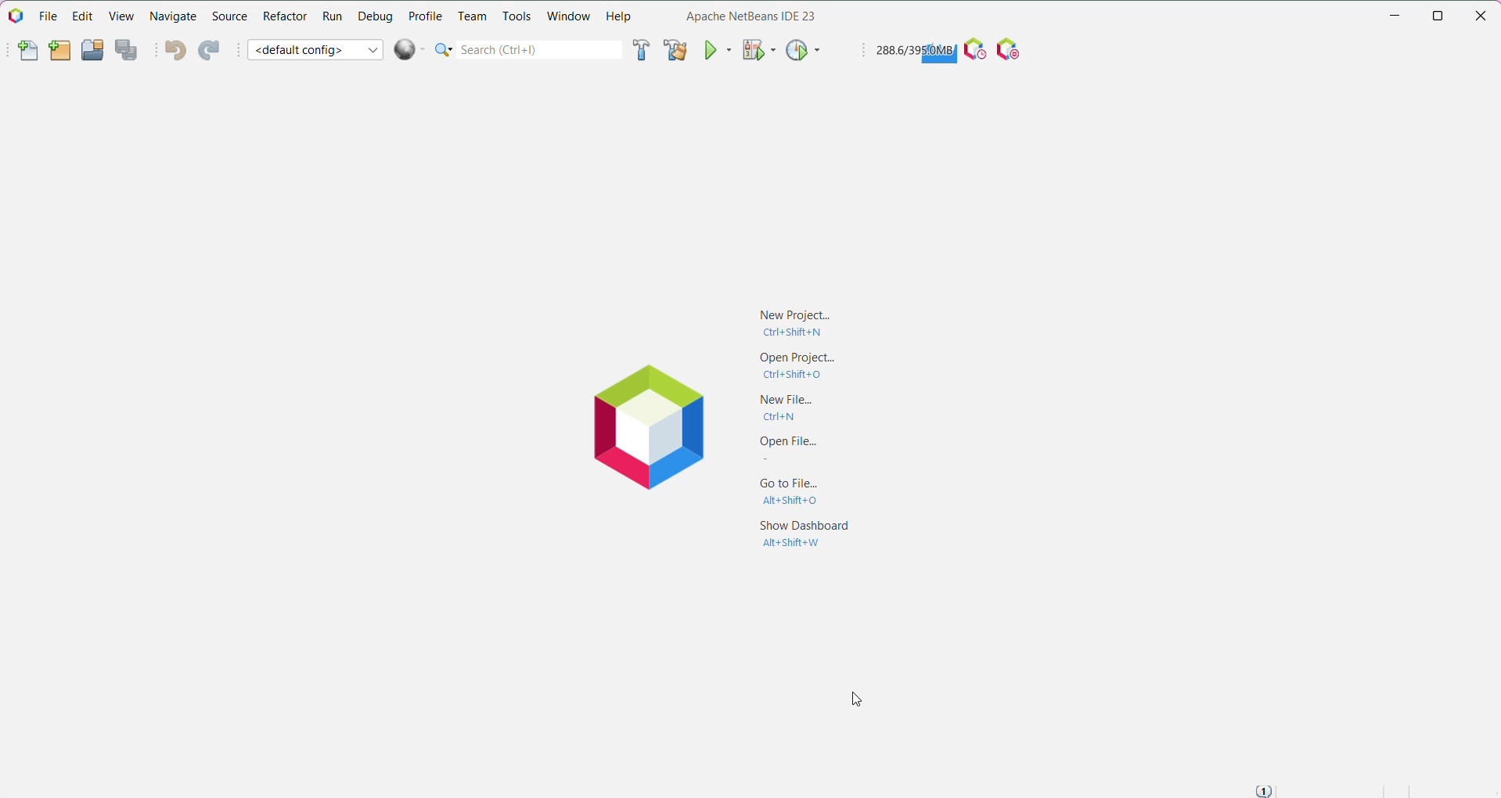  What do you see at coordinates (645, 430) in the screenshot?
I see `Application Logo` at bounding box center [645, 430].